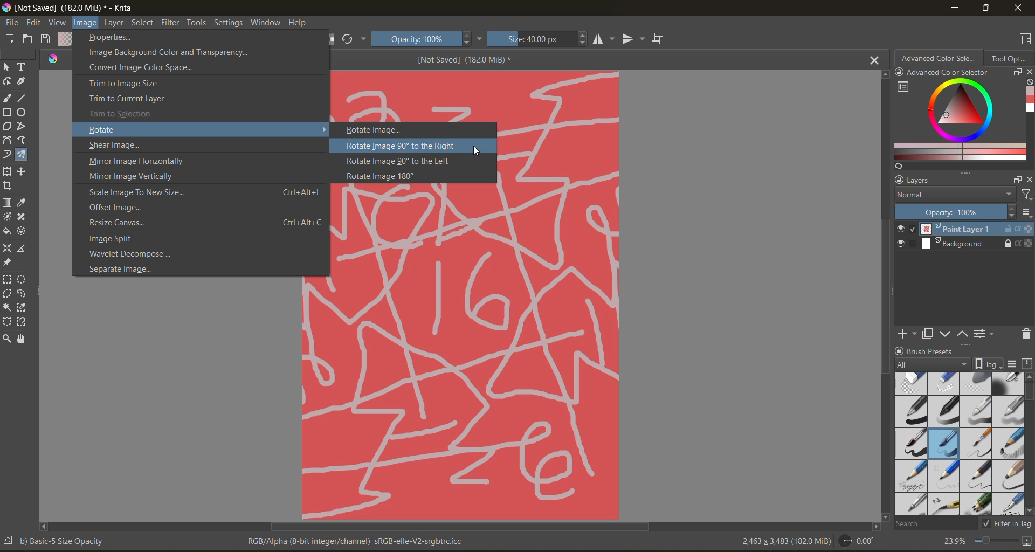 This screenshot has width=1035, height=552. What do you see at coordinates (958, 122) in the screenshot?
I see `advanced color selector` at bounding box center [958, 122].